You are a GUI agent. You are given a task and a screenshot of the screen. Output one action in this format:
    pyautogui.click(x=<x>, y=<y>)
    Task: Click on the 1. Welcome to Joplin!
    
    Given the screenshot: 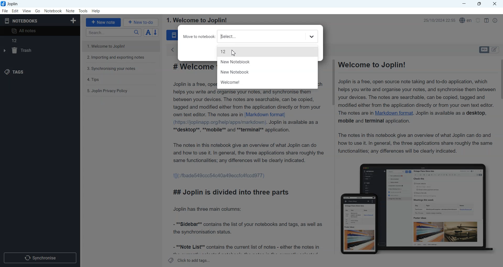 What is the action you would take?
    pyautogui.click(x=196, y=20)
    